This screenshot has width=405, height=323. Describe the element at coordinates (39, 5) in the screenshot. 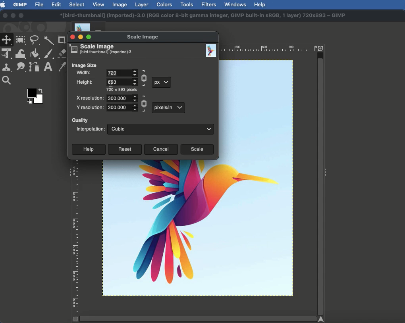

I see `File` at that location.